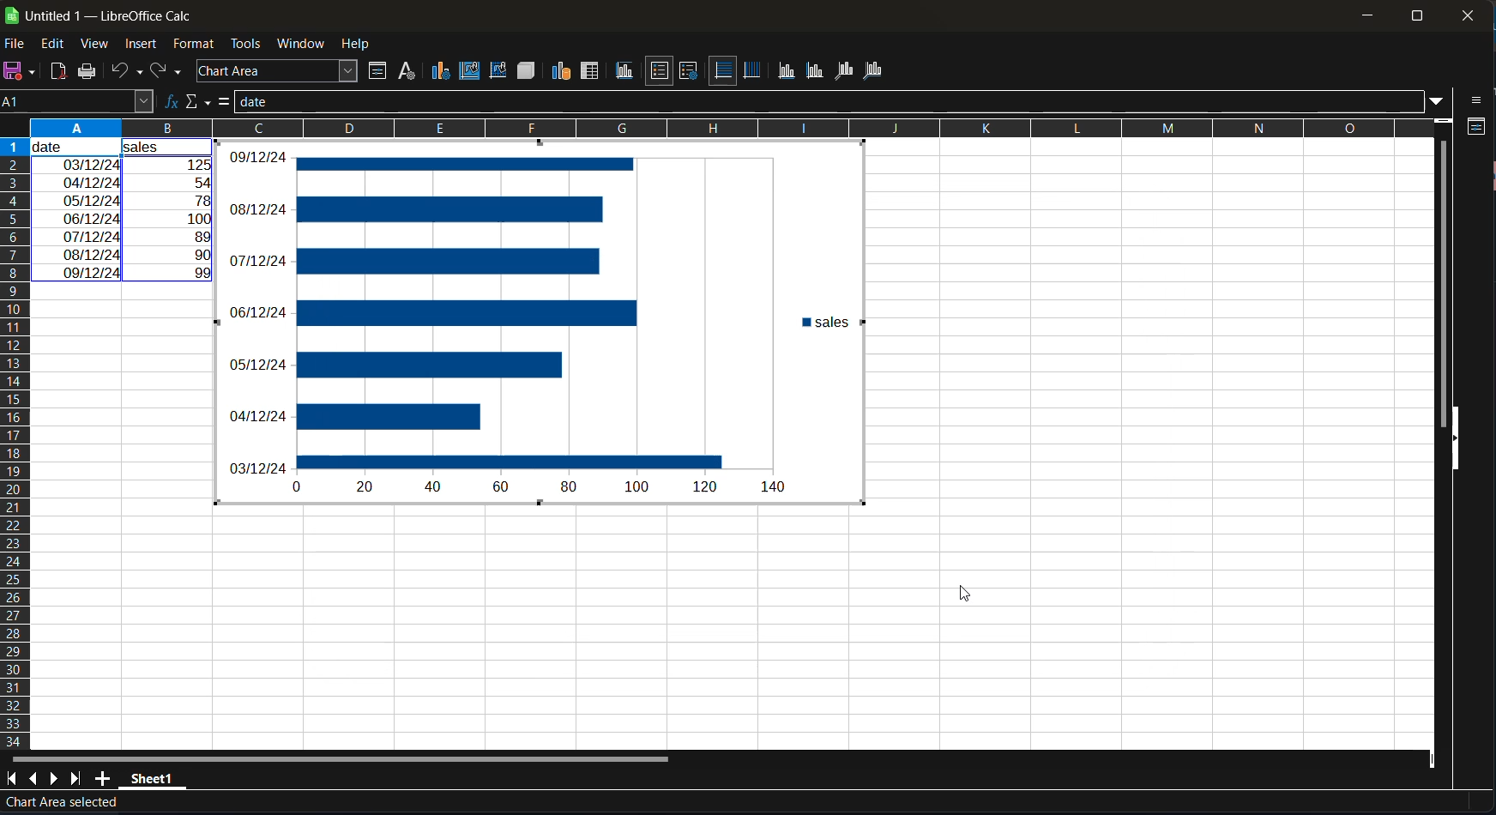 Image resolution: width=1496 pixels, height=815 pixels. What do you see at coordinates (1442, 272) in the screenshot?
I see `vertical scroll bar` at bounding box center [1442, 272].